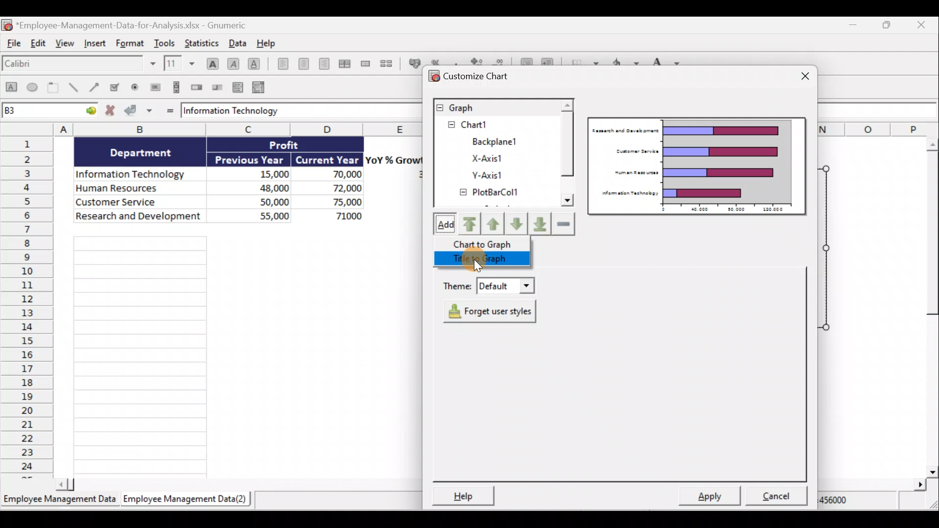 The height and width of the screenshot is (528, 939). What do you see at coordinates (852, 25) in the screenshot?
I see `Minimize` at bounding box center [852, 25].